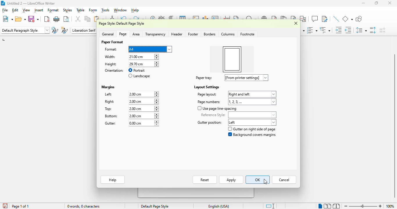  Describe the element at coordinates (206, 87) in the screenshot. I see `layout settings` at that location.